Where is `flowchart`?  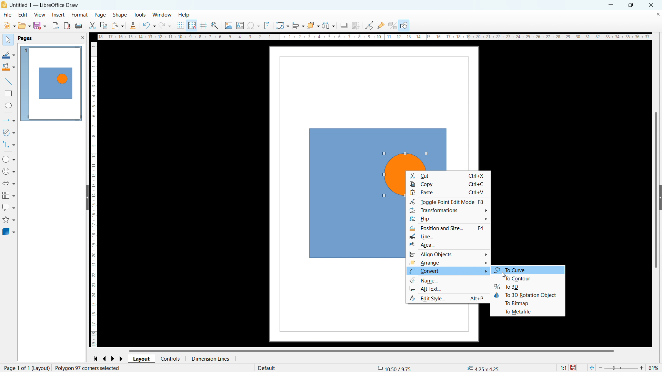
flowchart is located at coordinates (8, 195).